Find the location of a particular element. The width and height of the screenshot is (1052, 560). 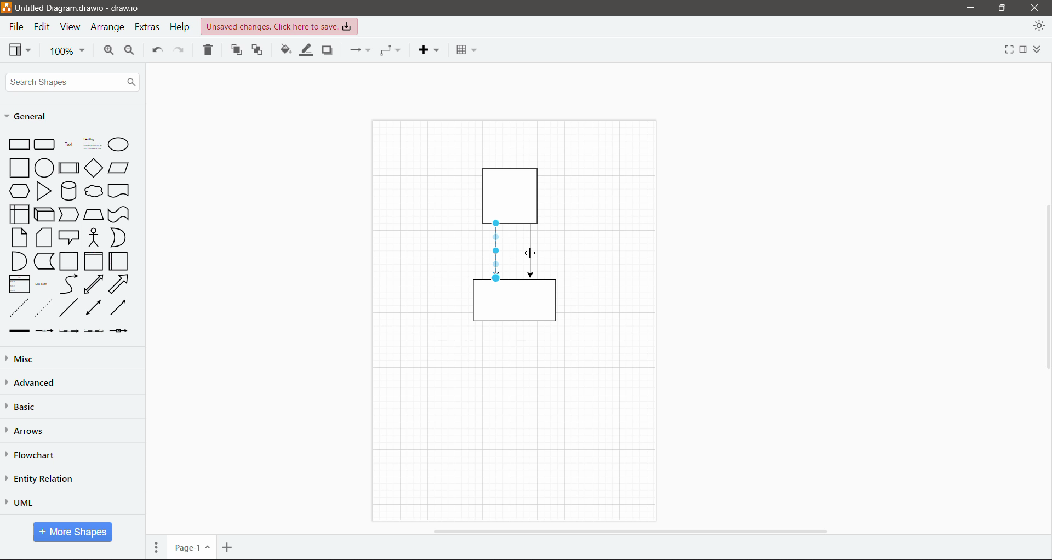

Unsaved Changes. Click here to save is located at coordinates (280, 26).